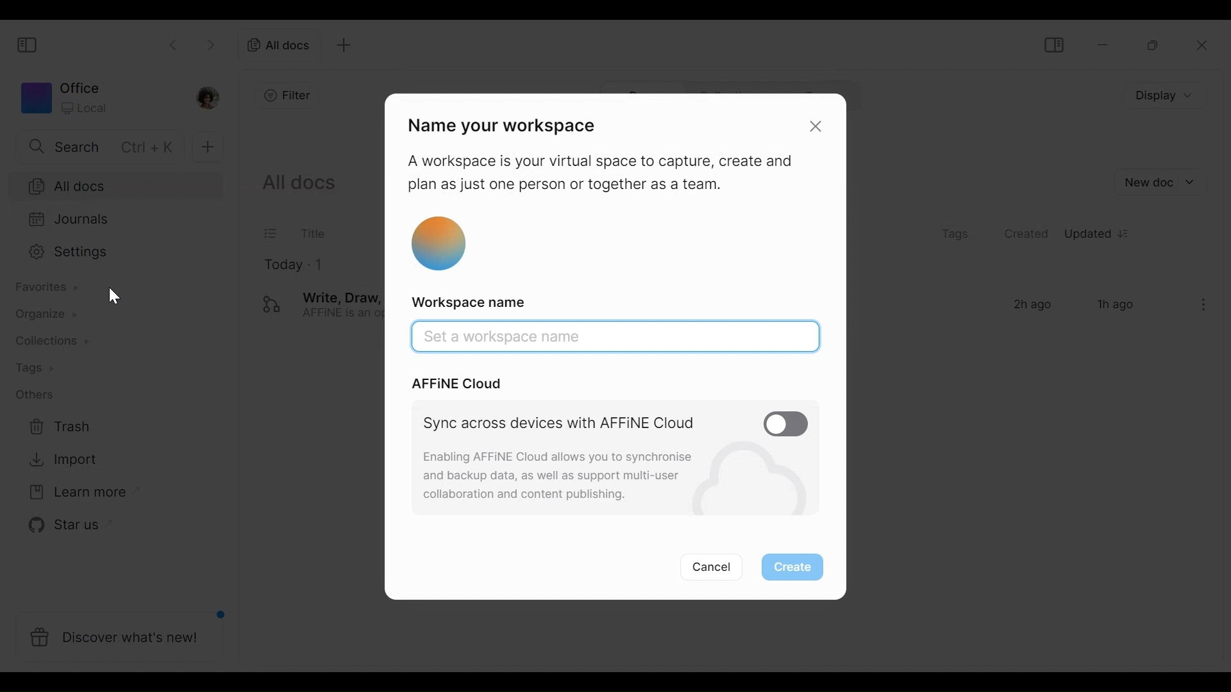 Image resolution: width=1231 pixels, height=692 pixels. What do you see at coordinates (96, 147) in the screenshot?
I see `Search bar` at bounding box center [96, 147].